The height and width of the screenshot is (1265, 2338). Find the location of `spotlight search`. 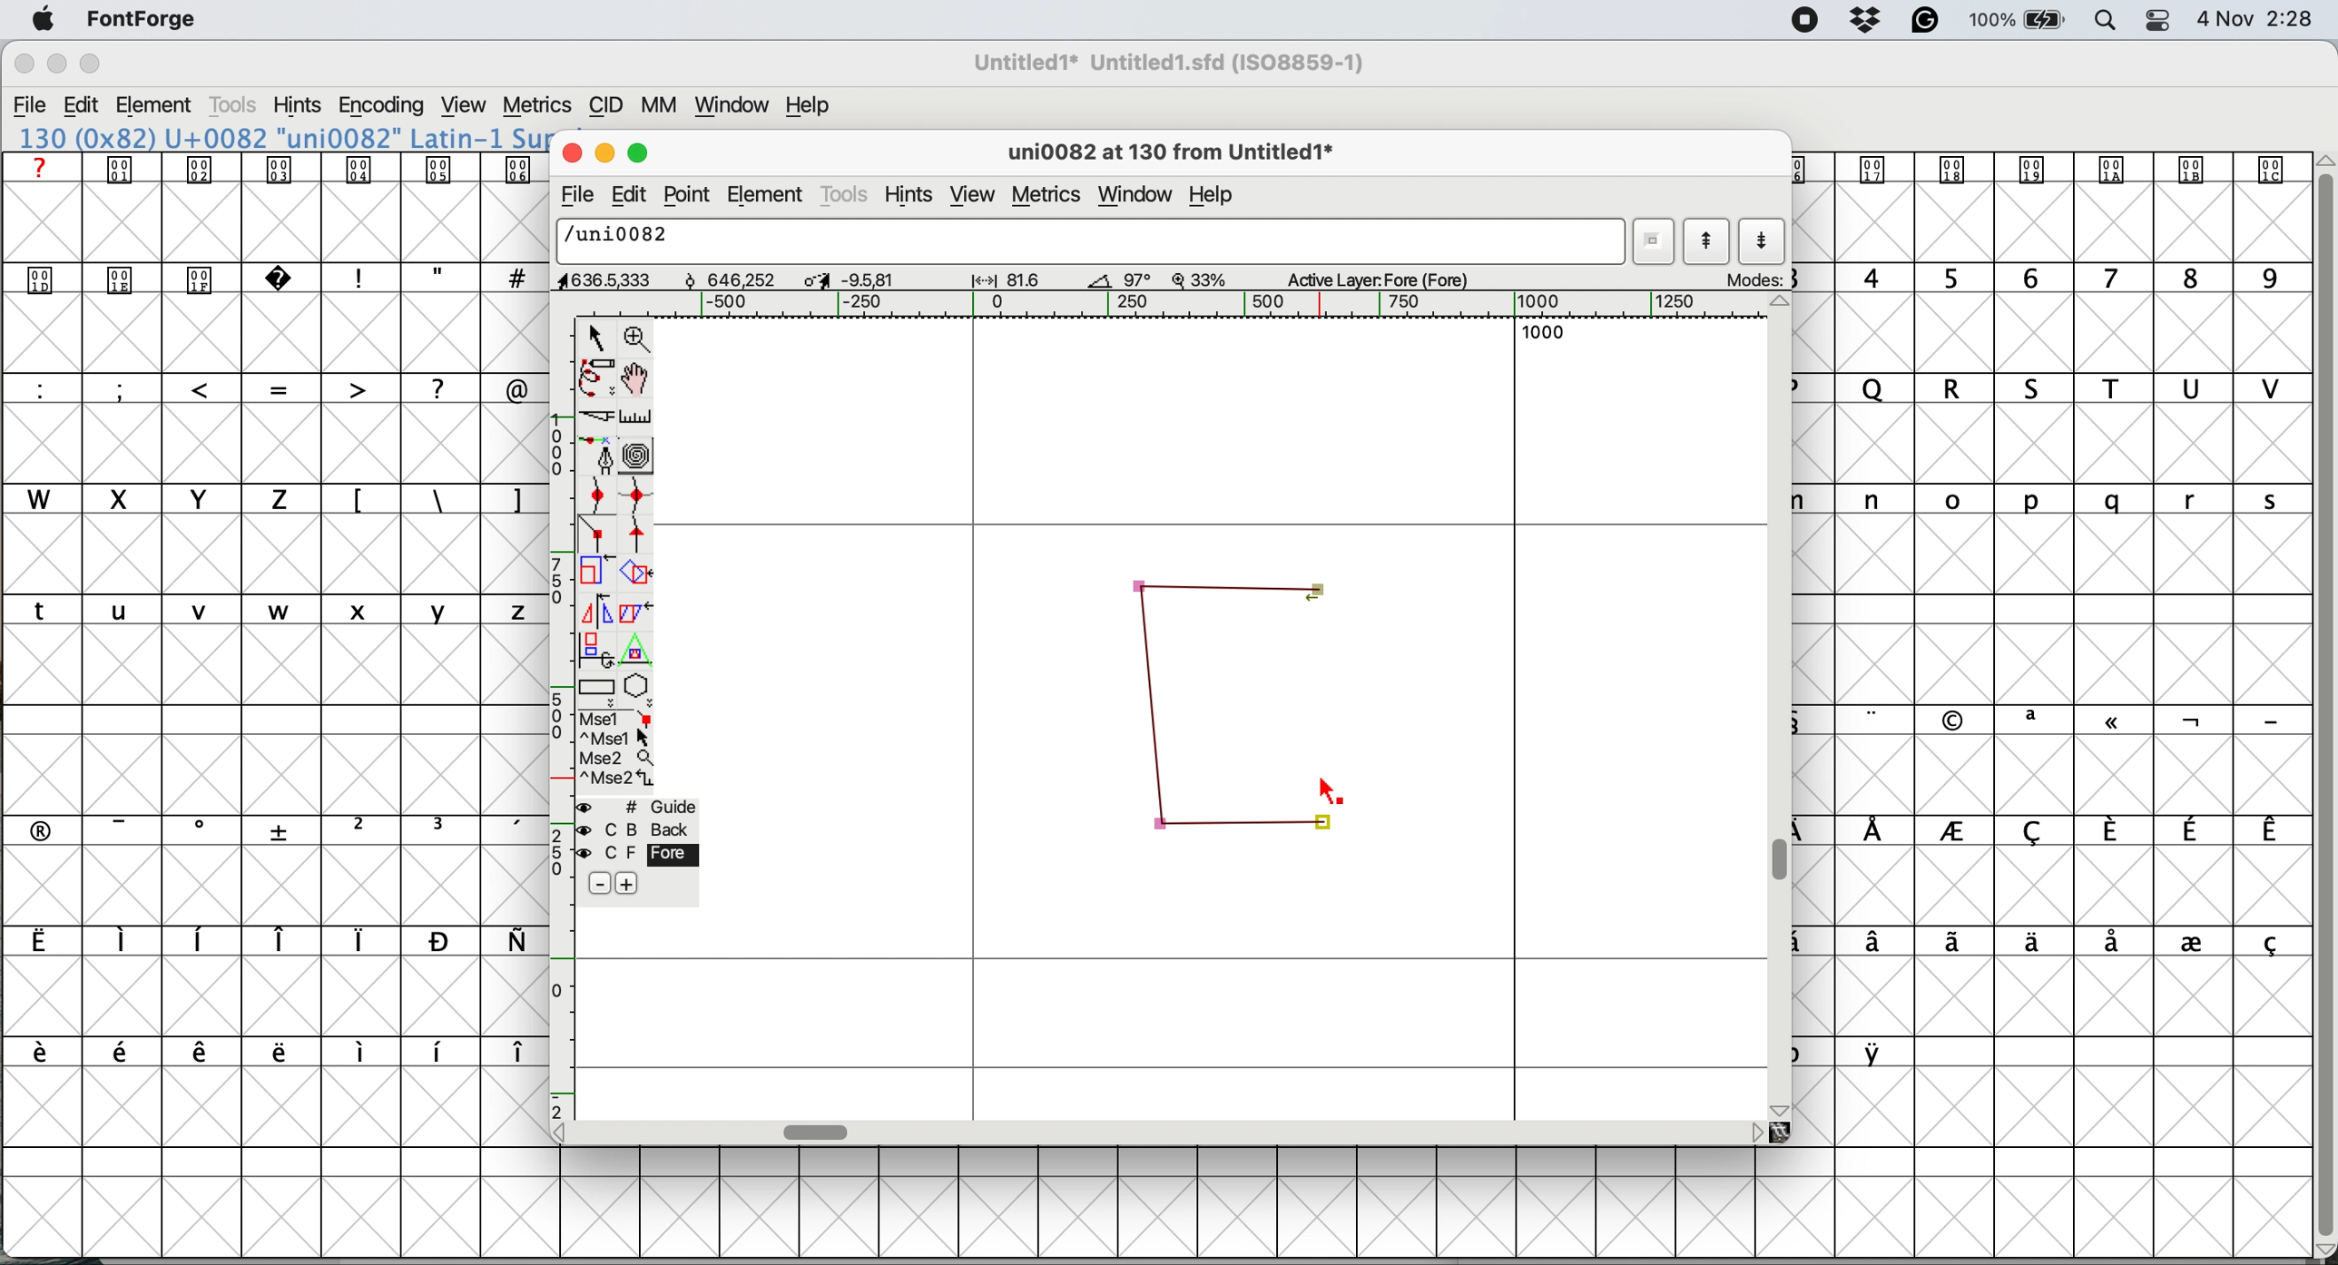

spotlight search is located at coordinates (2101, 23).